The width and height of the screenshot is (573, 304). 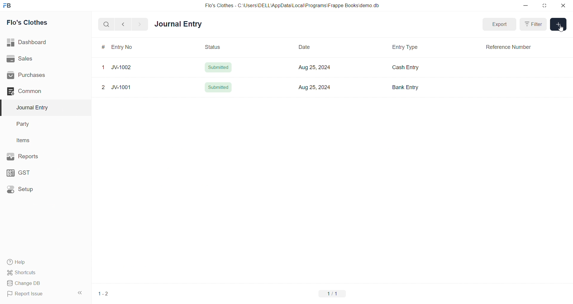 I want to click on Flo's Clothes, so click(x=43, y=23).